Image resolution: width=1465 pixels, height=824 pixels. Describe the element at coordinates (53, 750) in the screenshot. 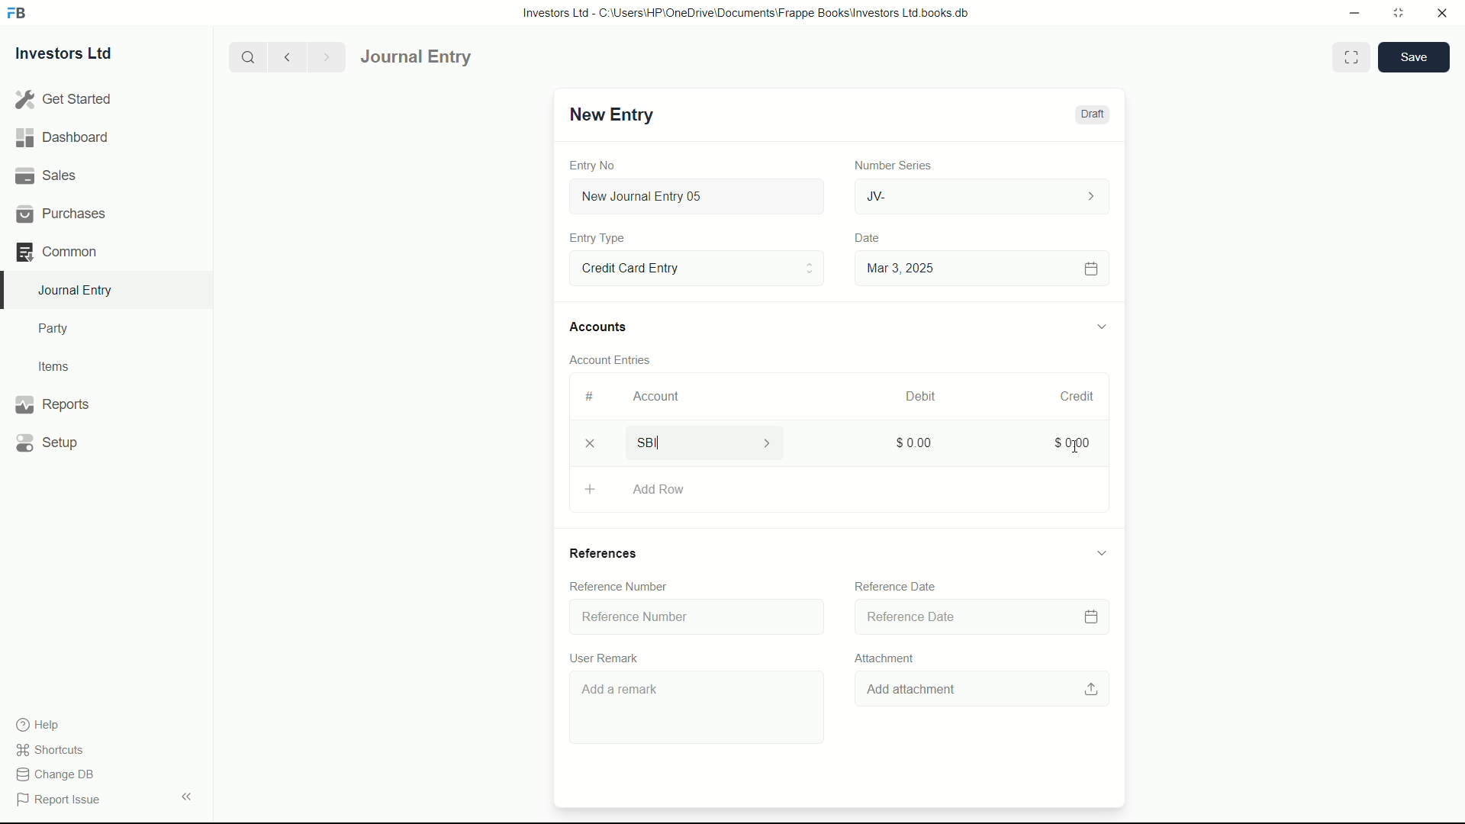

I see `shortcuts` at that location.